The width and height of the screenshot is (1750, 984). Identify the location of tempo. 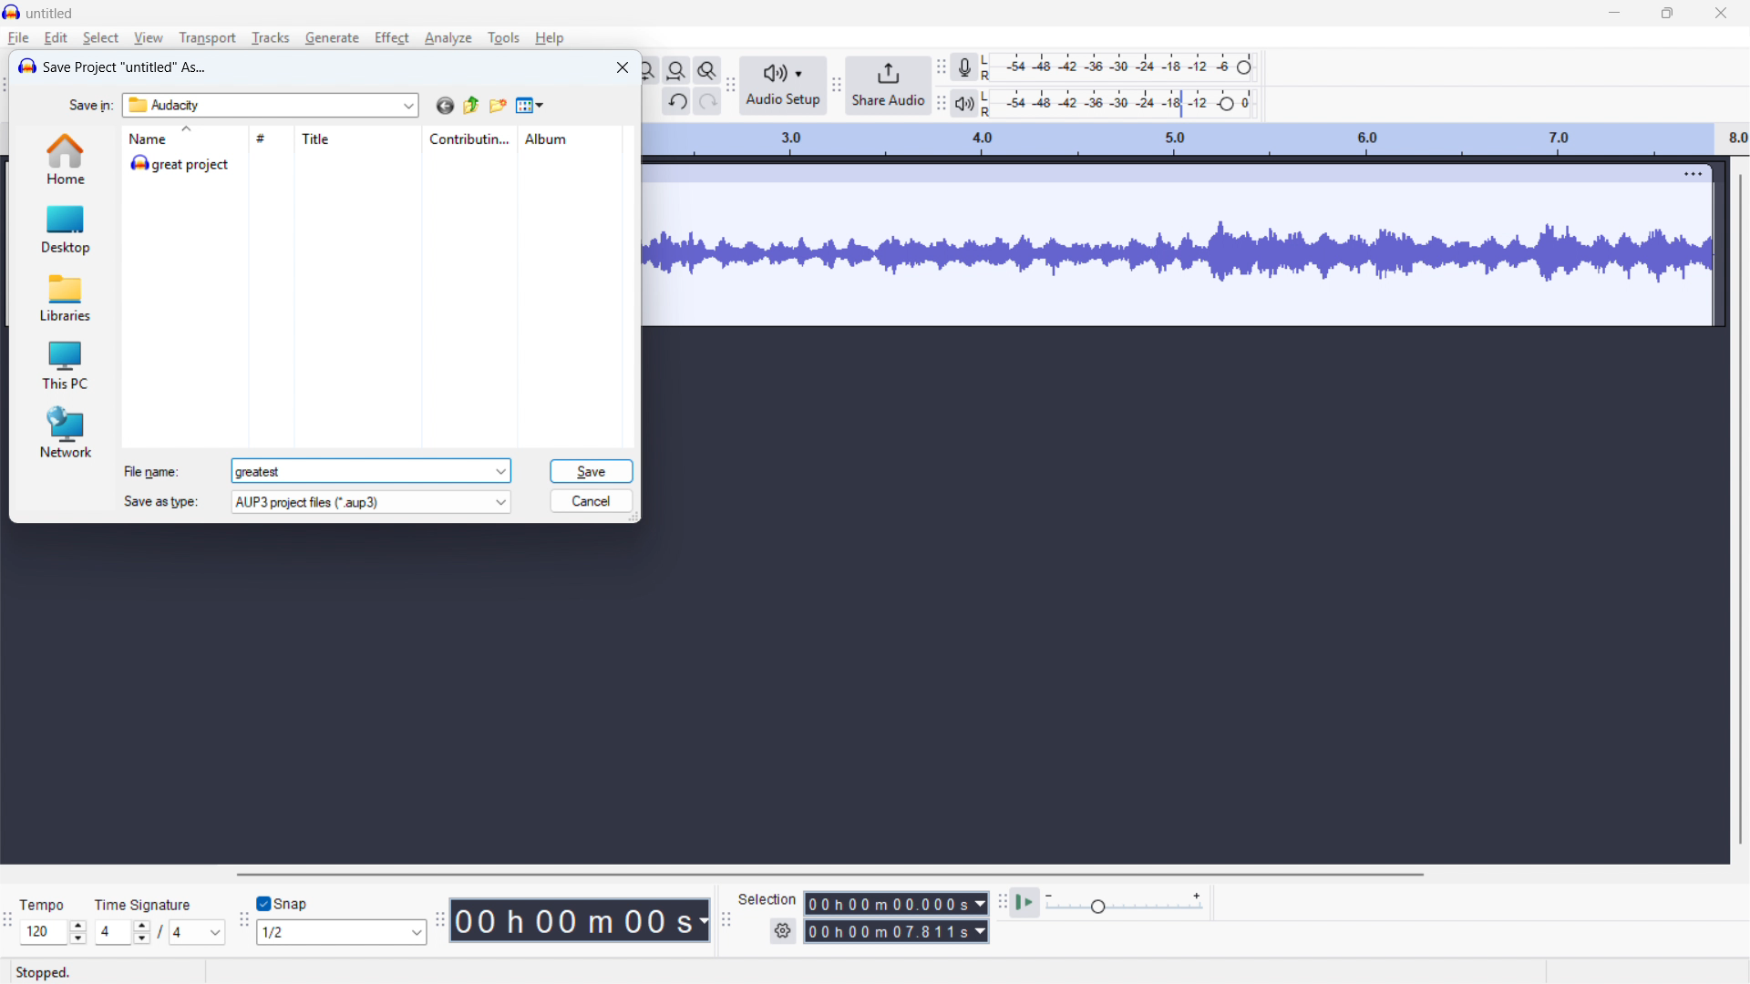
(43, 906).